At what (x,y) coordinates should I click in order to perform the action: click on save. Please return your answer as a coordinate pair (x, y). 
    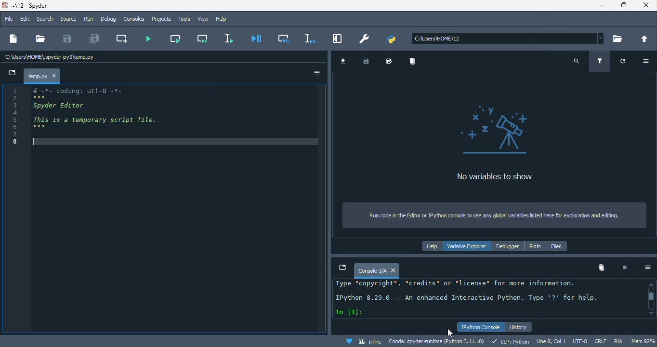
    Looking at the image, I should click on (370, 60).